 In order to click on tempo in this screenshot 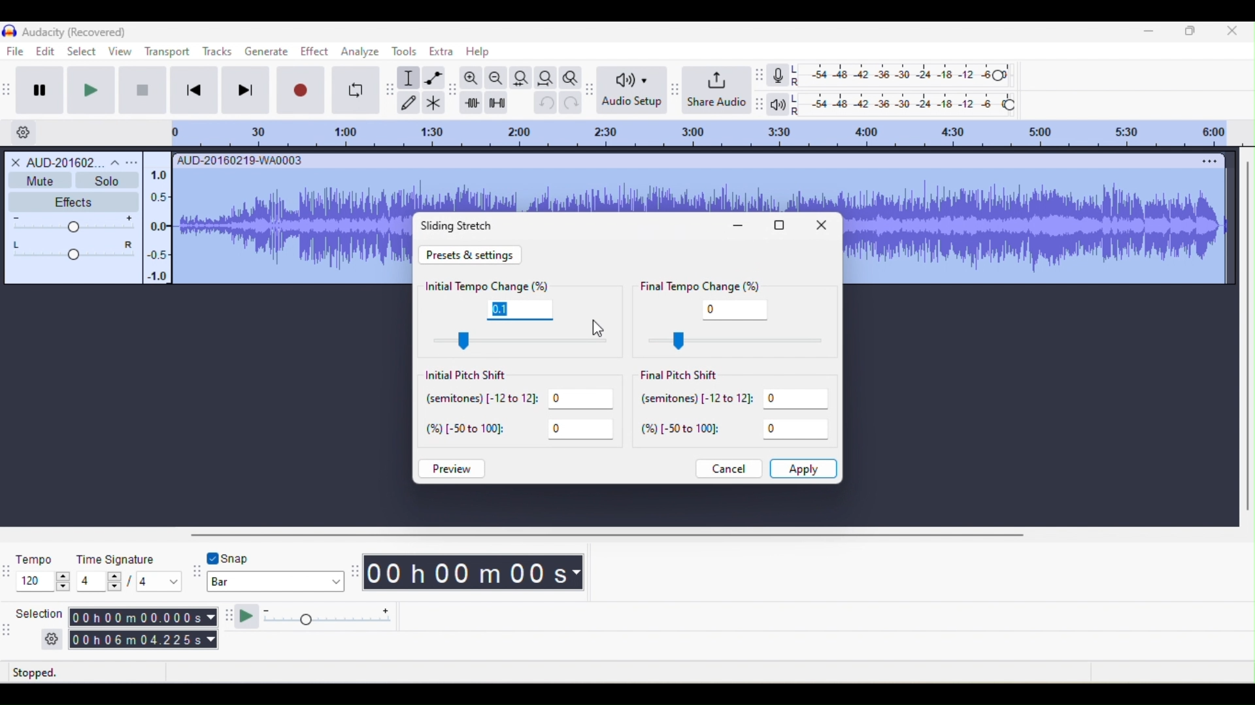, I will do `click(42, 571)`.